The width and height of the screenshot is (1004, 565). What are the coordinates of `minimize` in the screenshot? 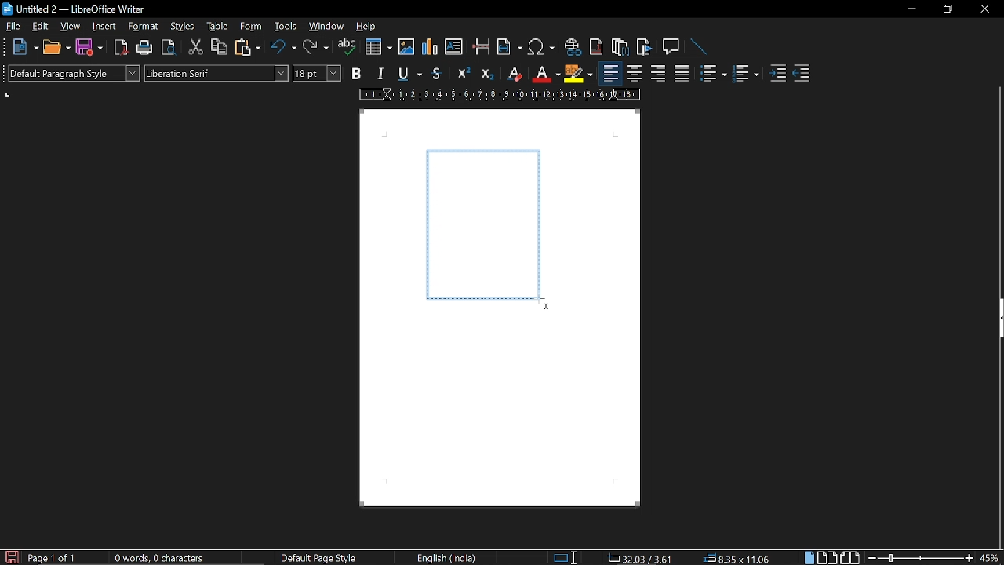 It's located at (911, 9).